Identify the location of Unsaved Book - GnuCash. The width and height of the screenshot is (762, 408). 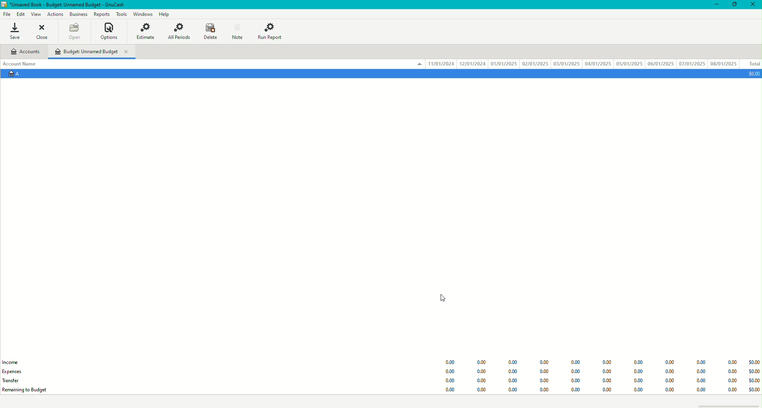
(65, 5).